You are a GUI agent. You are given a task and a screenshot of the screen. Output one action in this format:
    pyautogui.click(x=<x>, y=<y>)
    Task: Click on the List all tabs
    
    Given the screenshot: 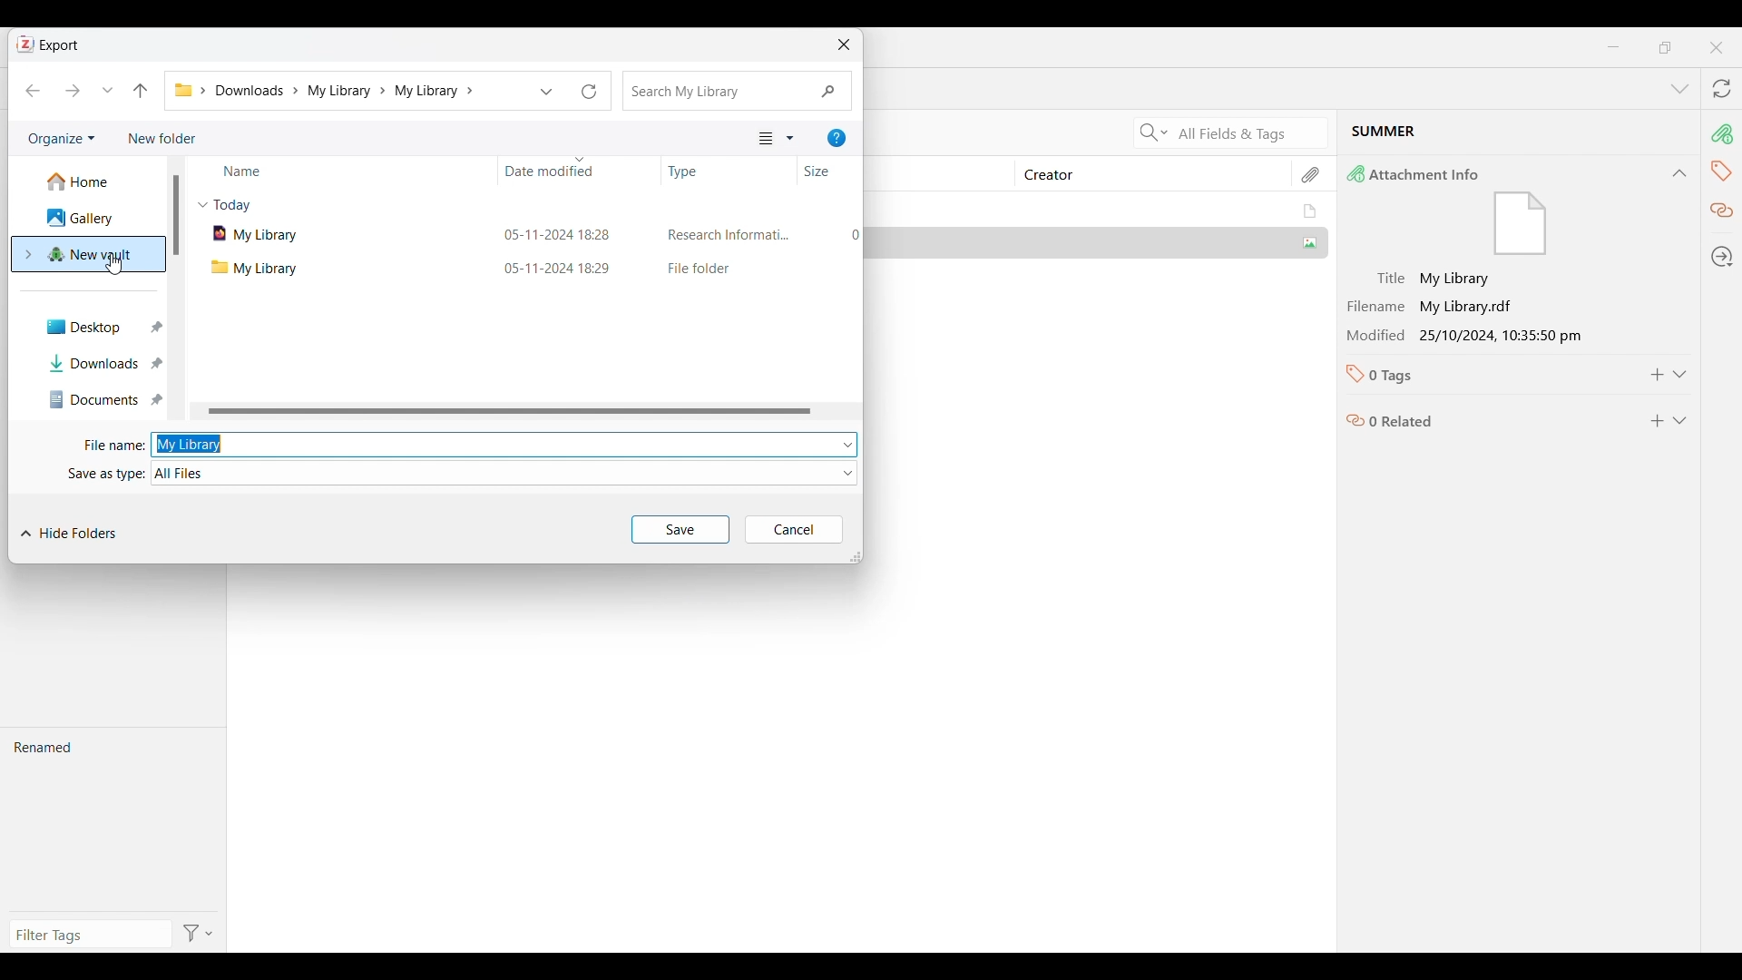 What is the action you would take?
    pyautogui.click(x=1680, y=89)
    